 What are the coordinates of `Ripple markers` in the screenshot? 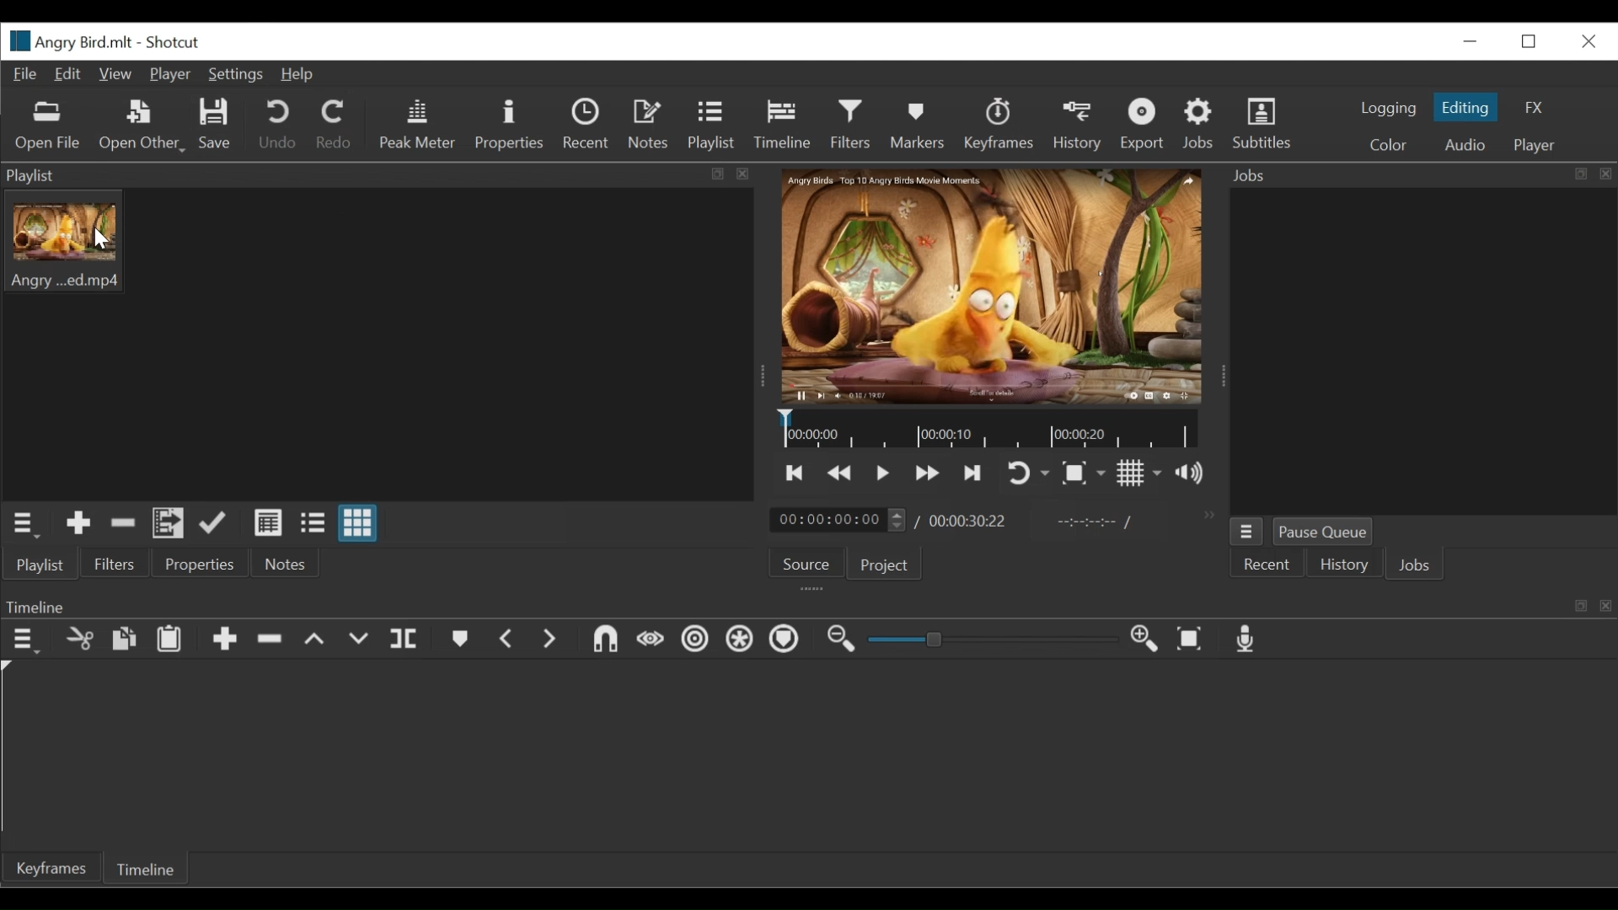 It's located at (783, 640).